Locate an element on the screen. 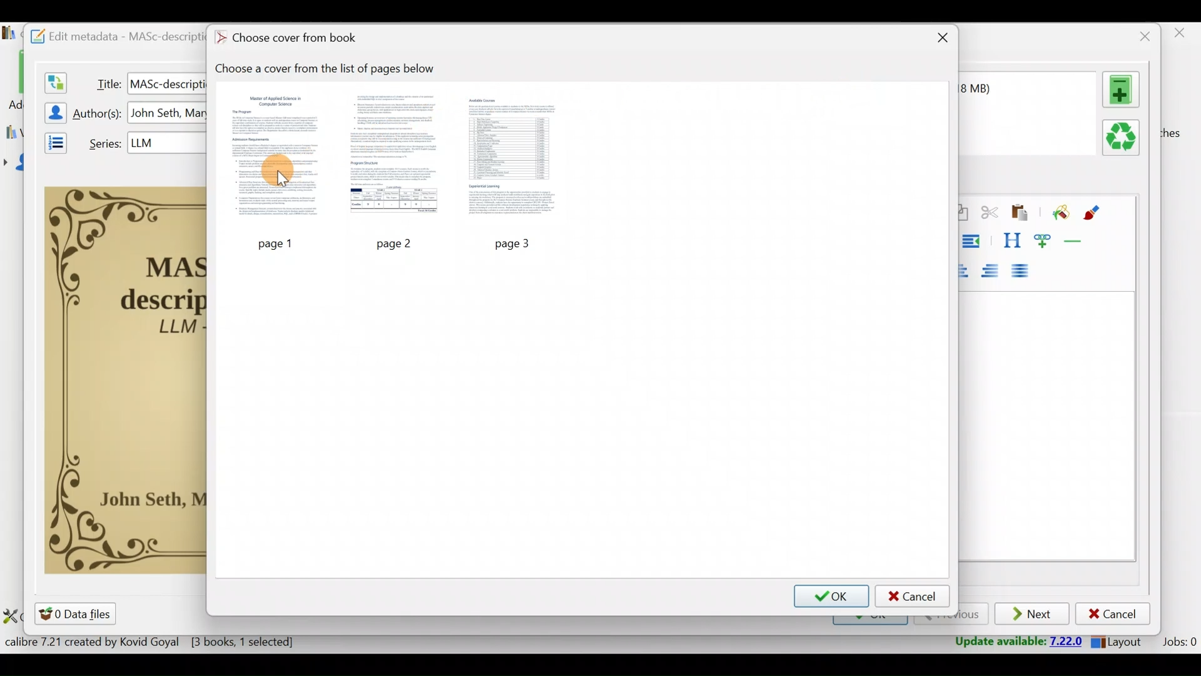 This screenshot has height=676, width=1201. Style is located at coordinates (1011, 240).